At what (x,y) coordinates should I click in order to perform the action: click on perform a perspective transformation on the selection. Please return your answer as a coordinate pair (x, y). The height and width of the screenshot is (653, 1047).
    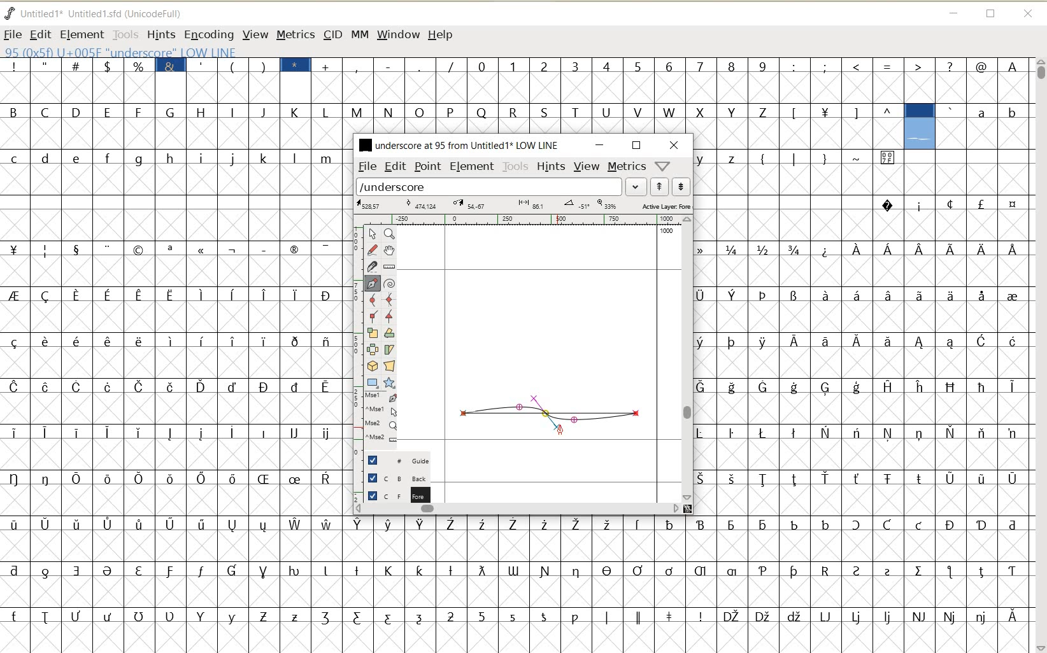
    Looking at the image, I should click on (389, 366).